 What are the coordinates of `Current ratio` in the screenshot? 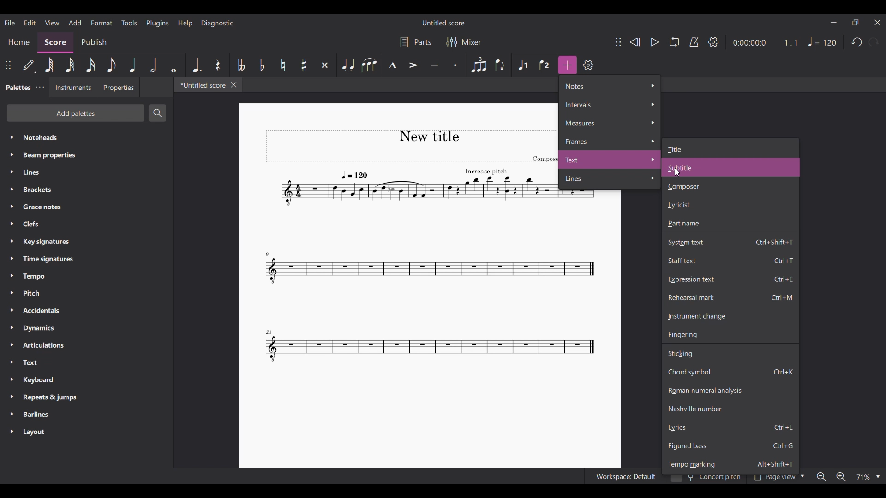 It's located at (790, 42).